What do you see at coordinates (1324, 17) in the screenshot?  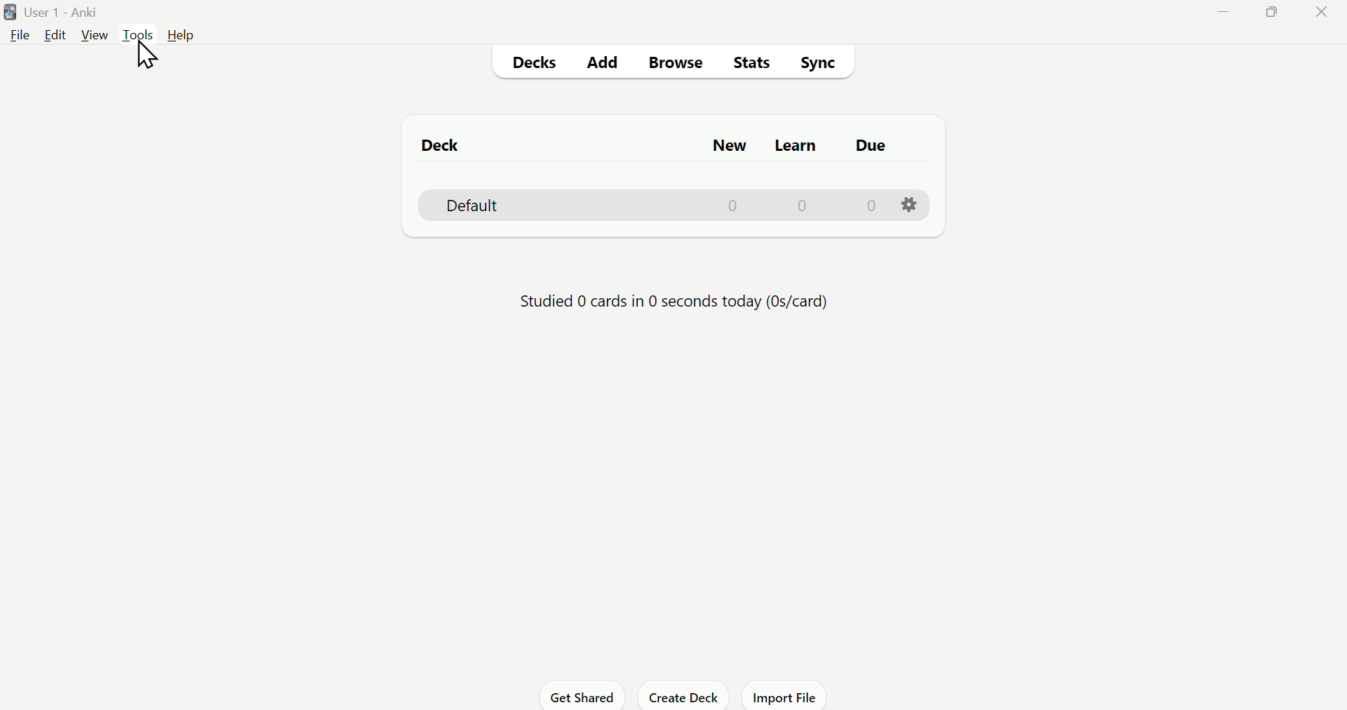 I see `Close` at bounding box center [1324, 17].